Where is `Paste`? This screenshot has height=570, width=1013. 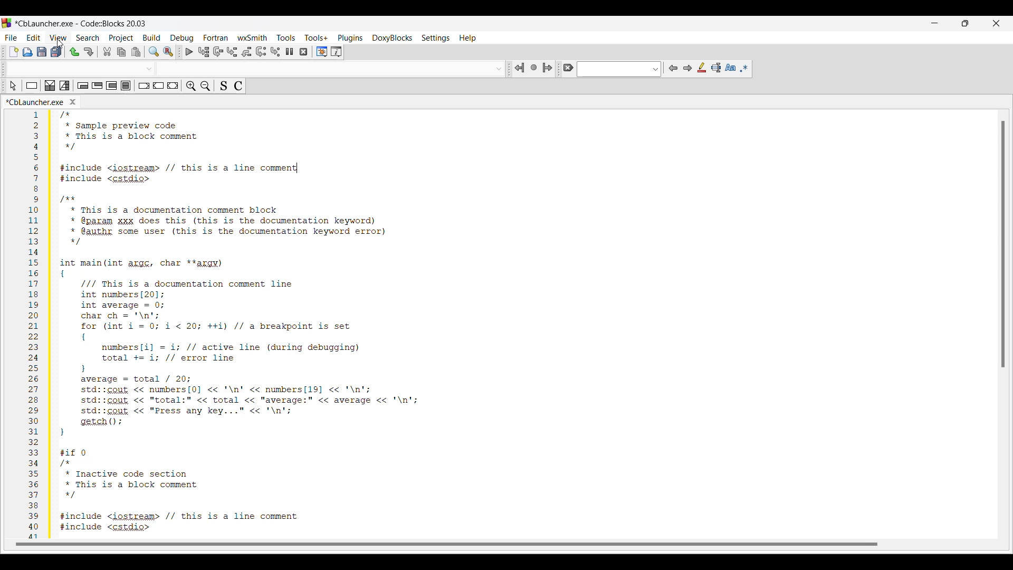
Paste is located at coordinates (136, 52).